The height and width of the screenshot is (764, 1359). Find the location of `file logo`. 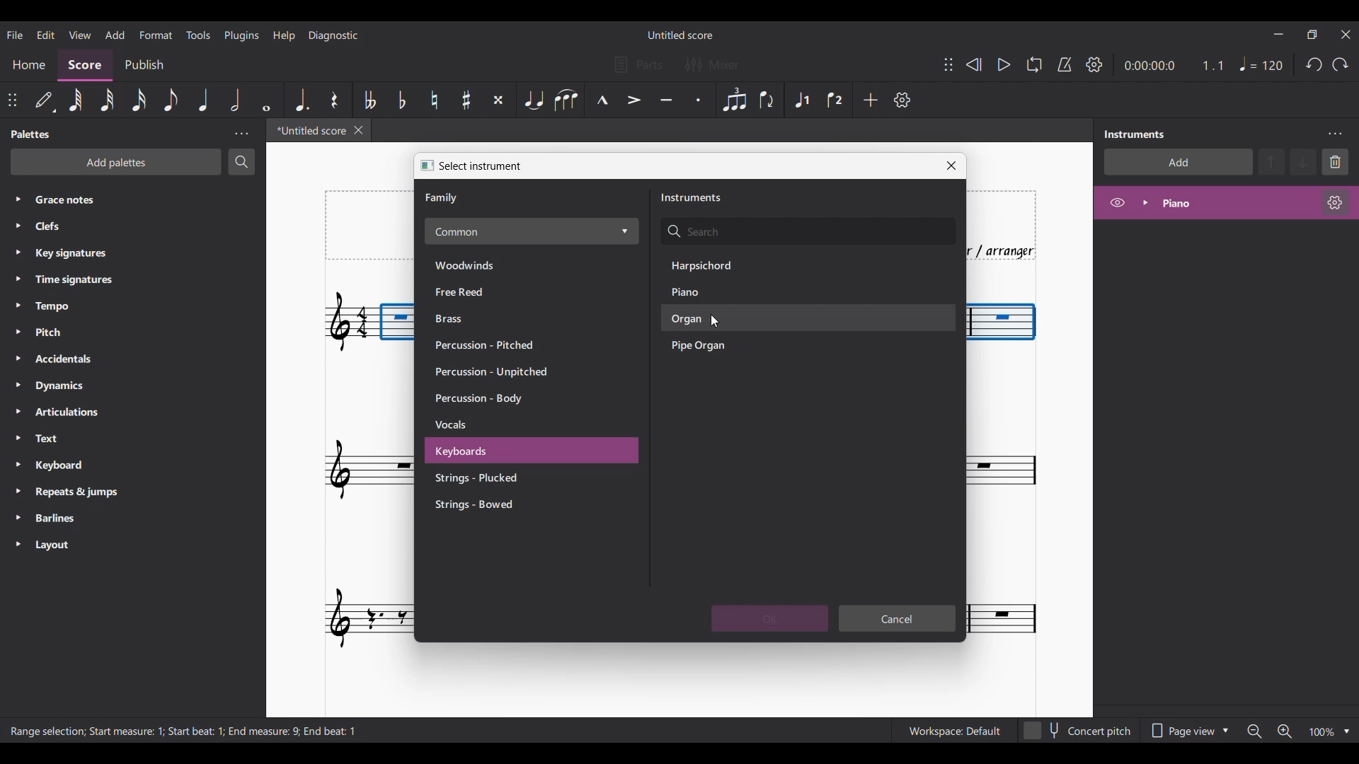

file logo is located at coordinates (423, 165).